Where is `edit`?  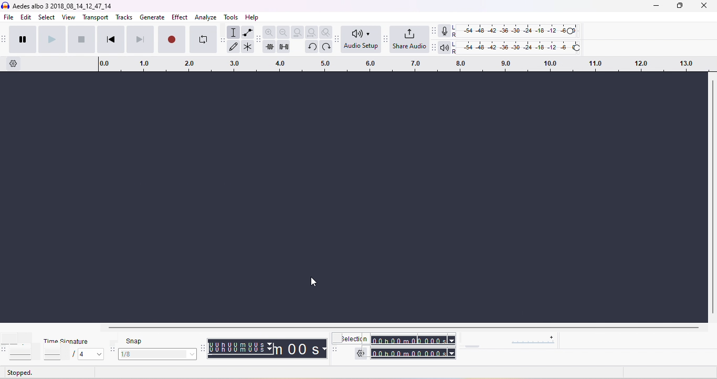
edit is located at coordinates (27, 18).